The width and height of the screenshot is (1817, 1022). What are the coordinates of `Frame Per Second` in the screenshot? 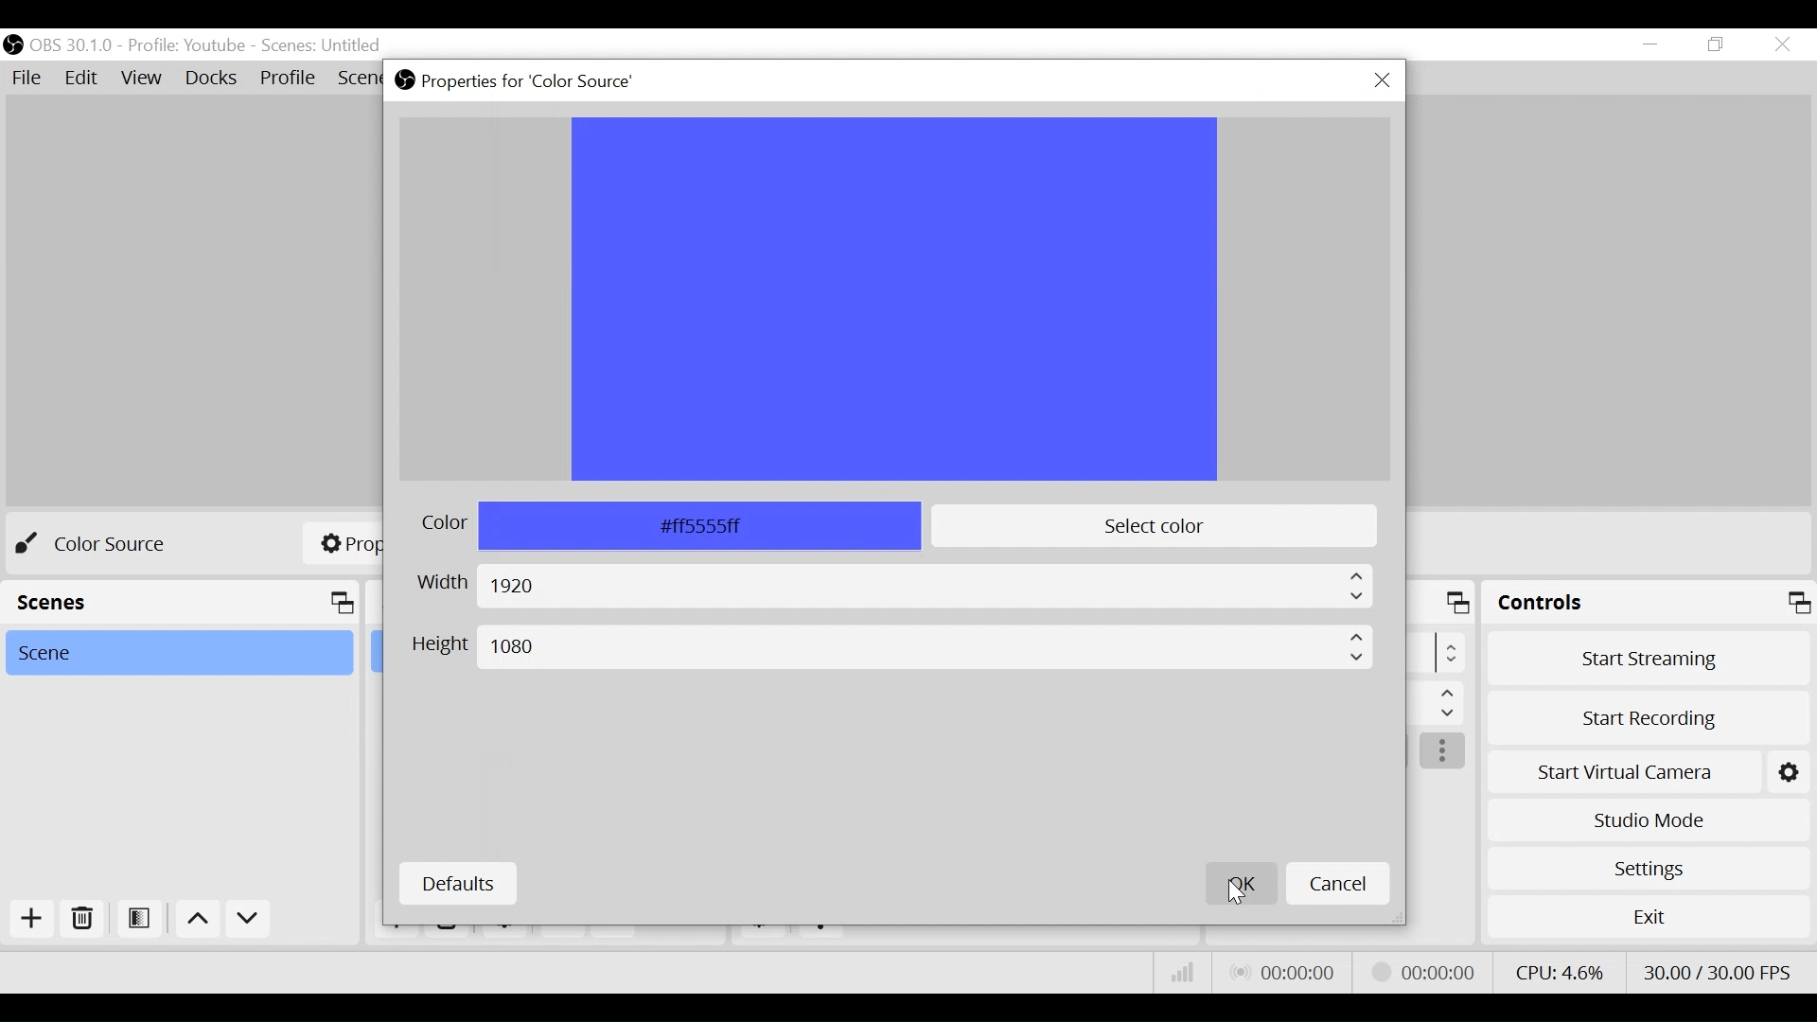 It's located at (1718, 969).